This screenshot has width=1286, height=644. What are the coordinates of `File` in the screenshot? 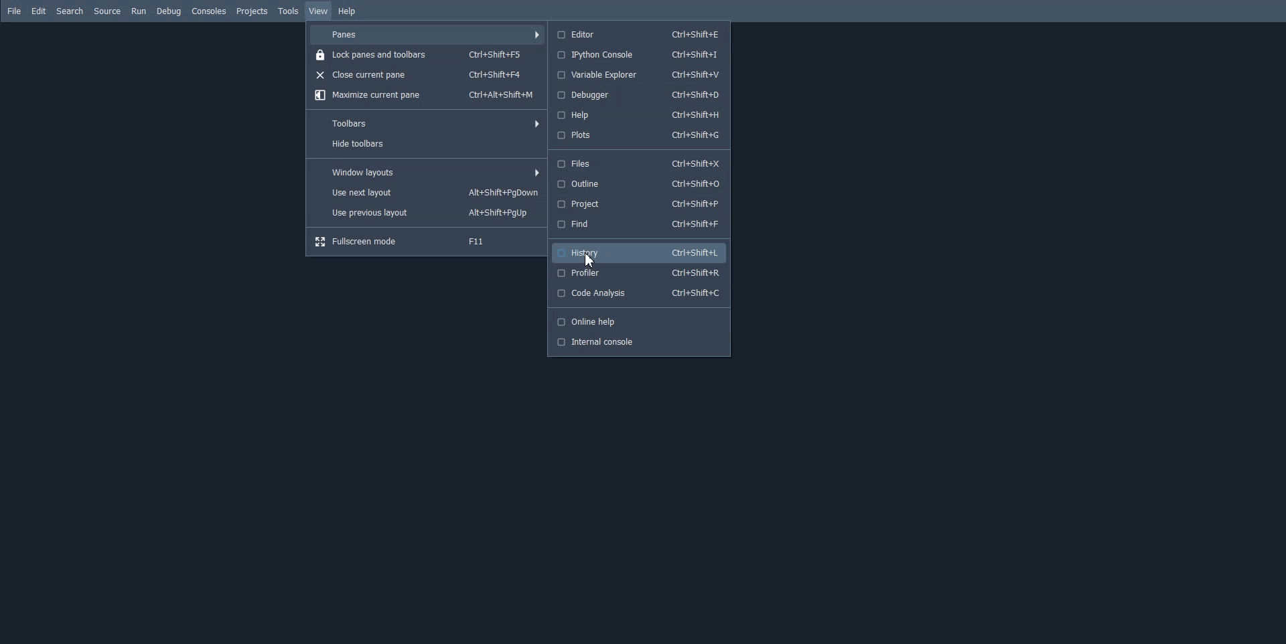 It's located at (15, 11).